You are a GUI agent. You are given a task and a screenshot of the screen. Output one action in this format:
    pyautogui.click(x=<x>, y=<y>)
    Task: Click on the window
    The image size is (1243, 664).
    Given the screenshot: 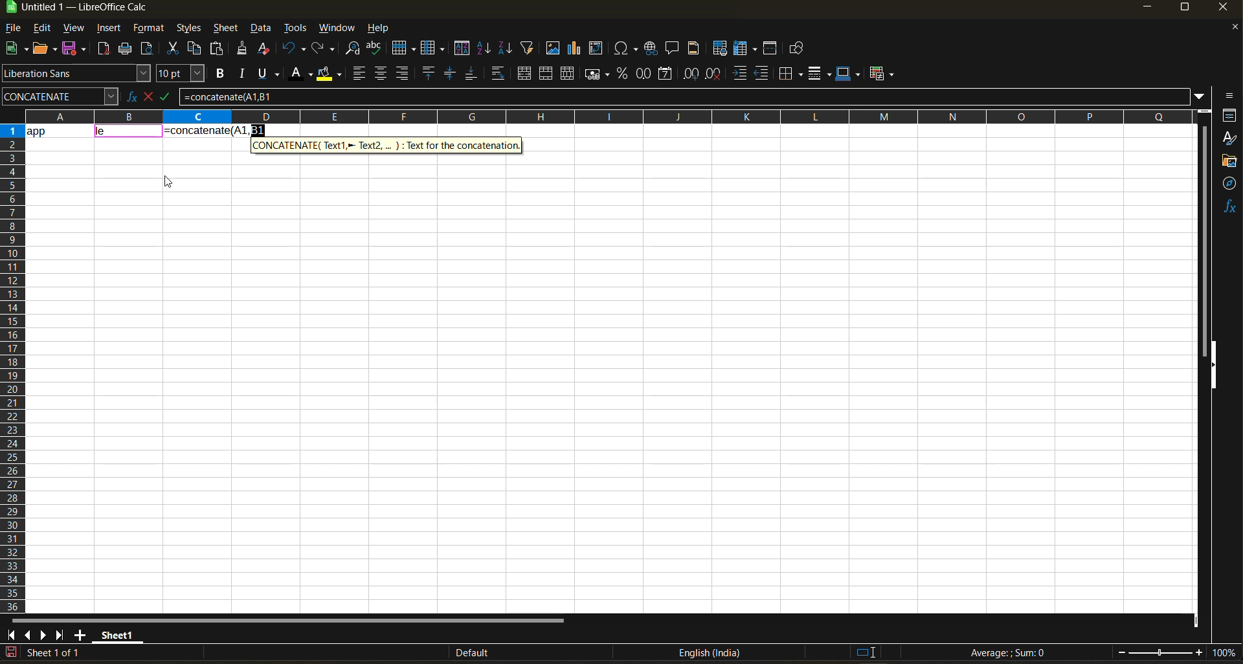 What is the action you would take?
    pyautogui.click(x=338, y=28)
    